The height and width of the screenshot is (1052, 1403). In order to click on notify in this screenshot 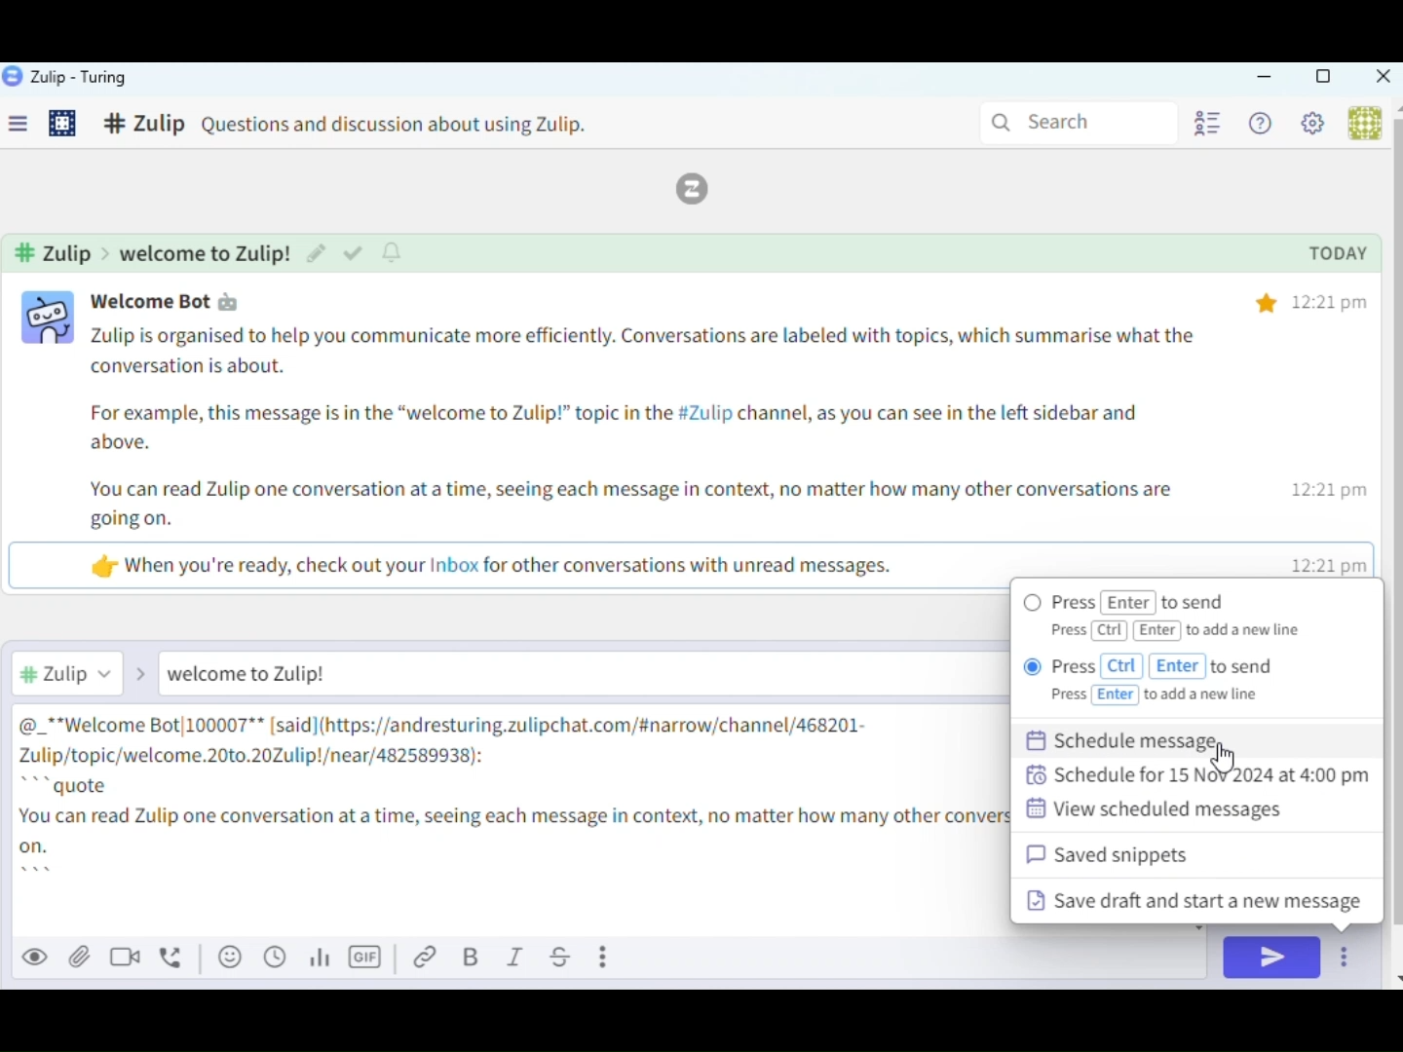, I will do `click(395, 252)`.